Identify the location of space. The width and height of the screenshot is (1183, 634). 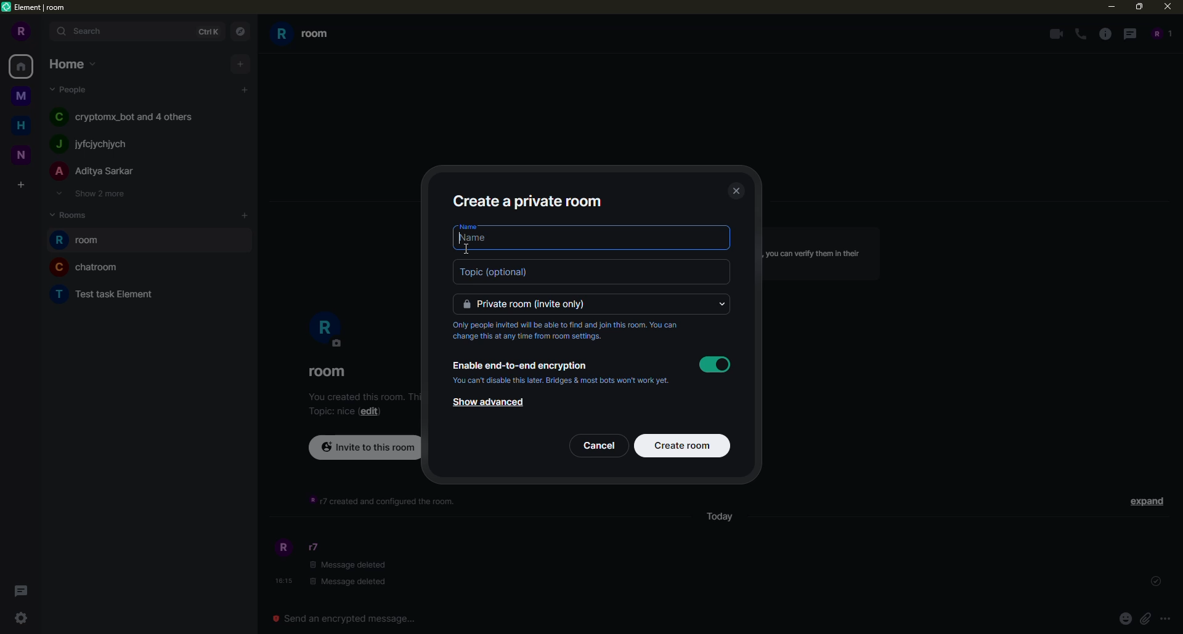
(22, 95).